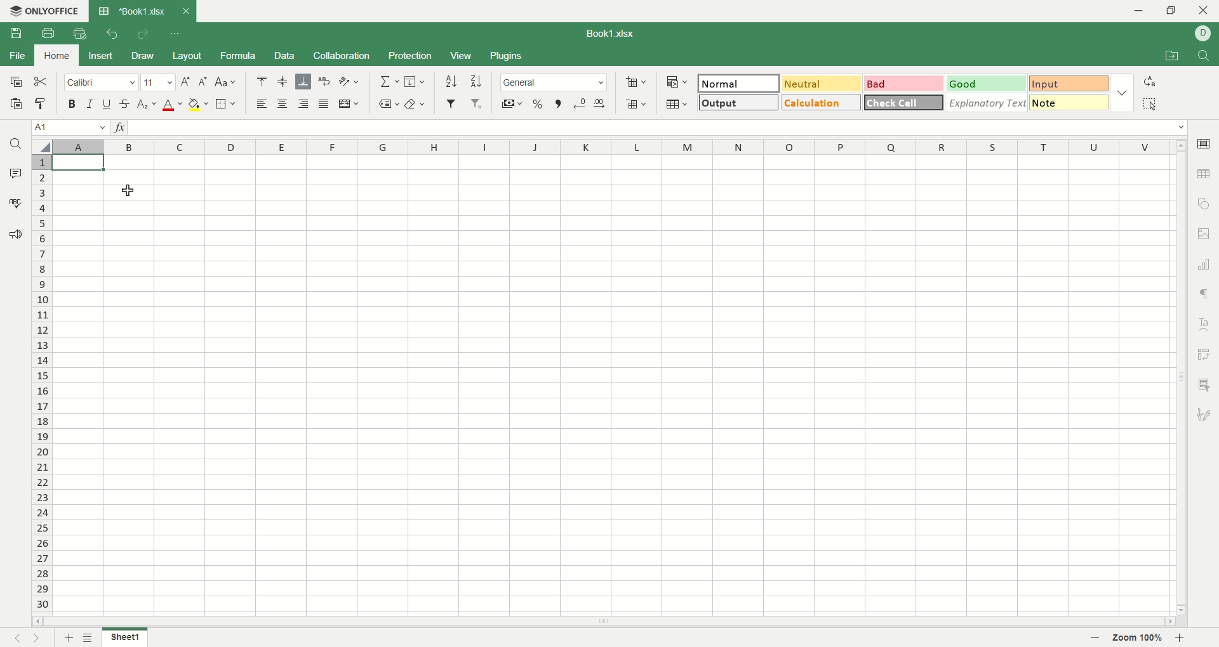  I want to click on column name, so click(615, 147).